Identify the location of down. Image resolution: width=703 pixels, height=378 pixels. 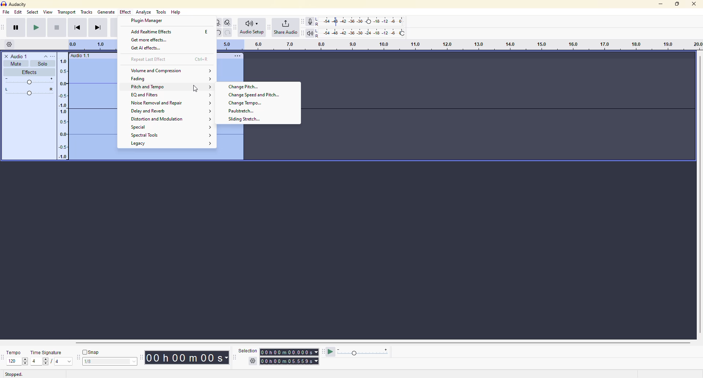
(25, 363).